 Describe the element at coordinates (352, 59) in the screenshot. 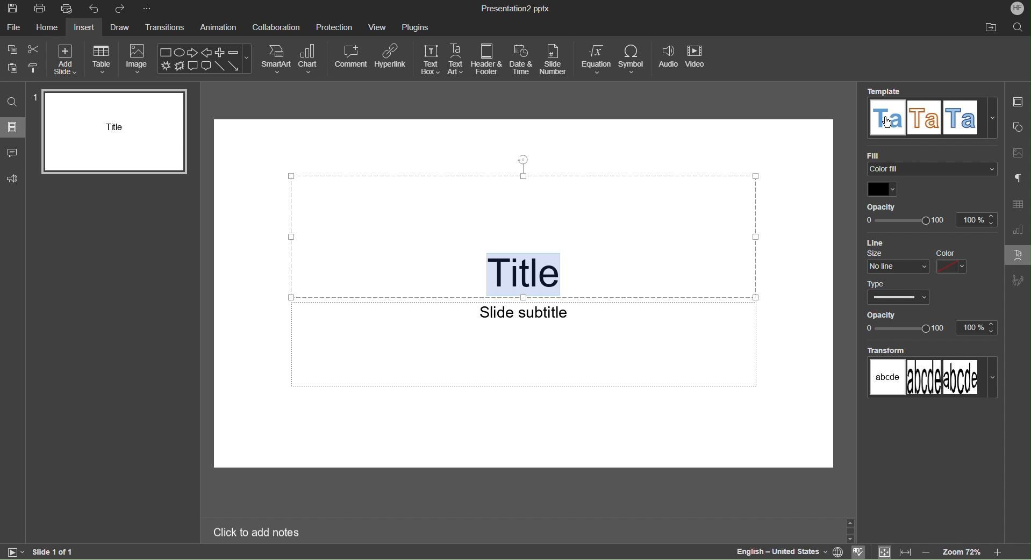

I see `Comment` at that location.